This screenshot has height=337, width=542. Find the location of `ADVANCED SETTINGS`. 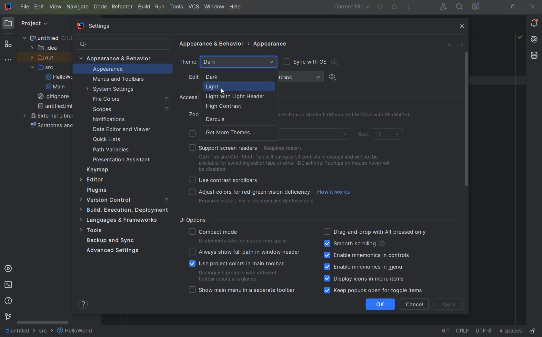

ADVANCED SETTINGS is located at coordinates (112, 252).